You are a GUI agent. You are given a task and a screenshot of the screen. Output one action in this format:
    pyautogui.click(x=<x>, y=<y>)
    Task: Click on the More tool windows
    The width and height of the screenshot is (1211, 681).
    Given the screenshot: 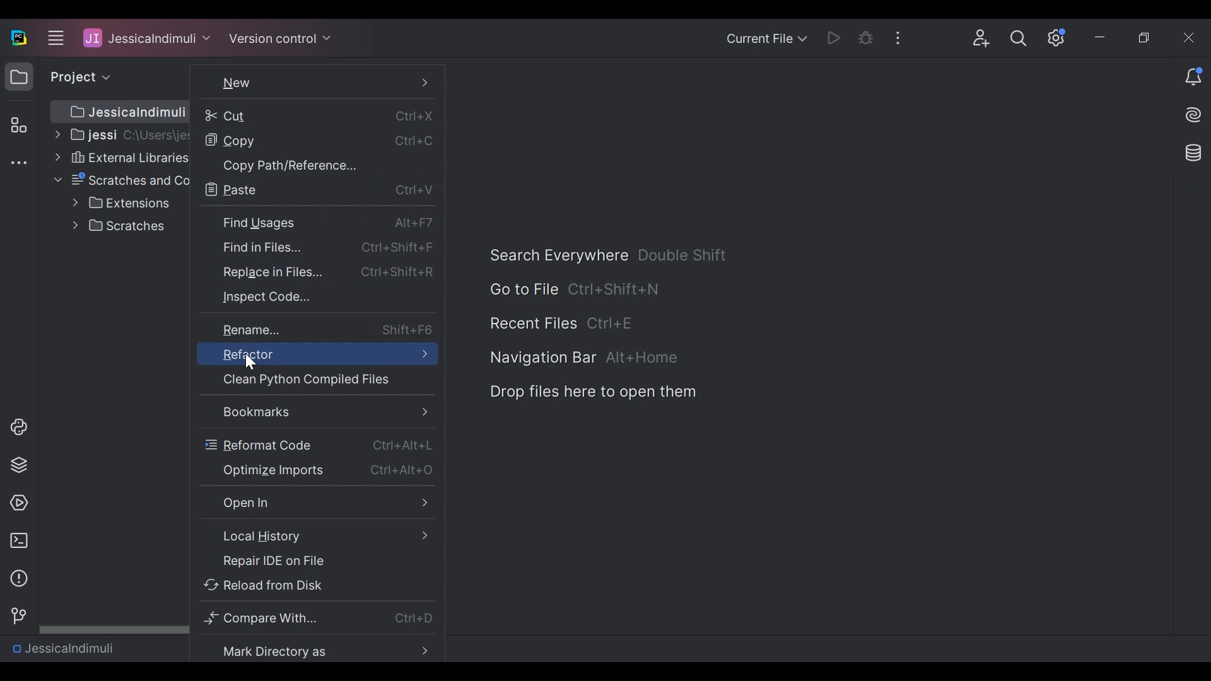 What is the action you would take?
    pyautogui.click(x=18, y=164)
    